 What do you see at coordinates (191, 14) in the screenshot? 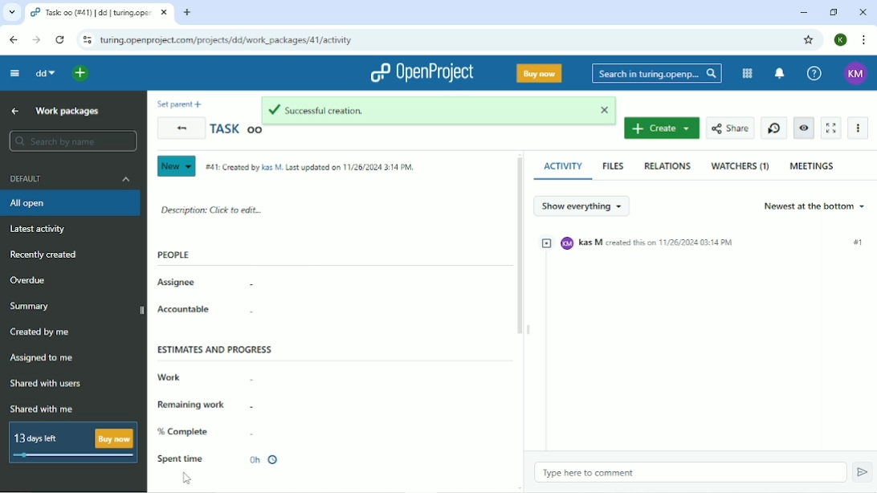
I see `new tab` at bounding box center [191, 14].